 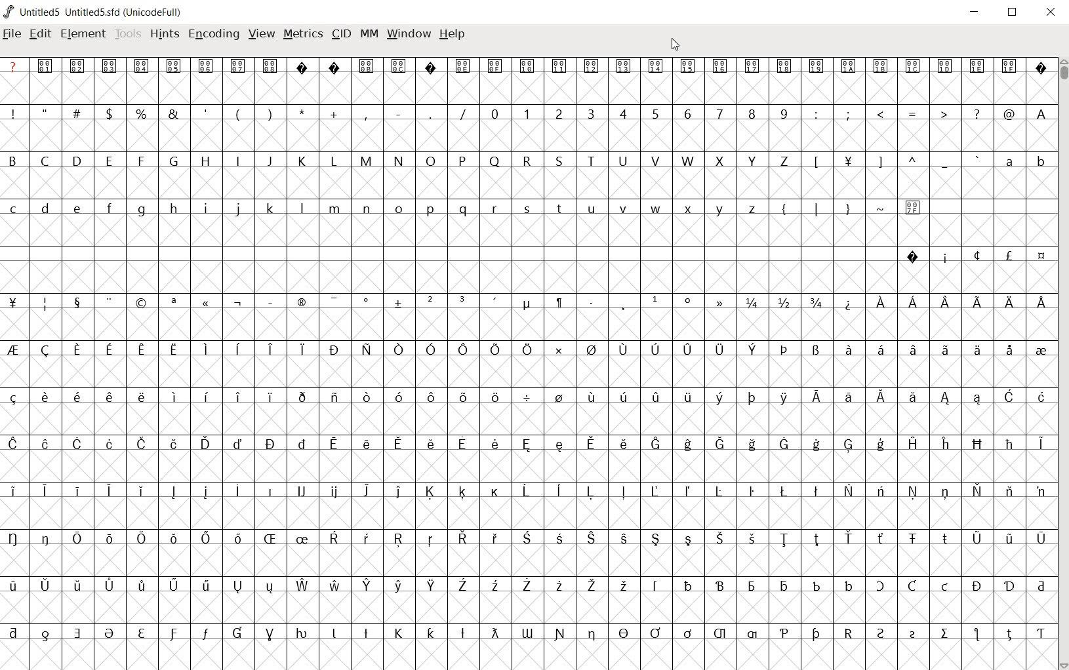 I want to click on Symbol, so click(x=1040, y=632).